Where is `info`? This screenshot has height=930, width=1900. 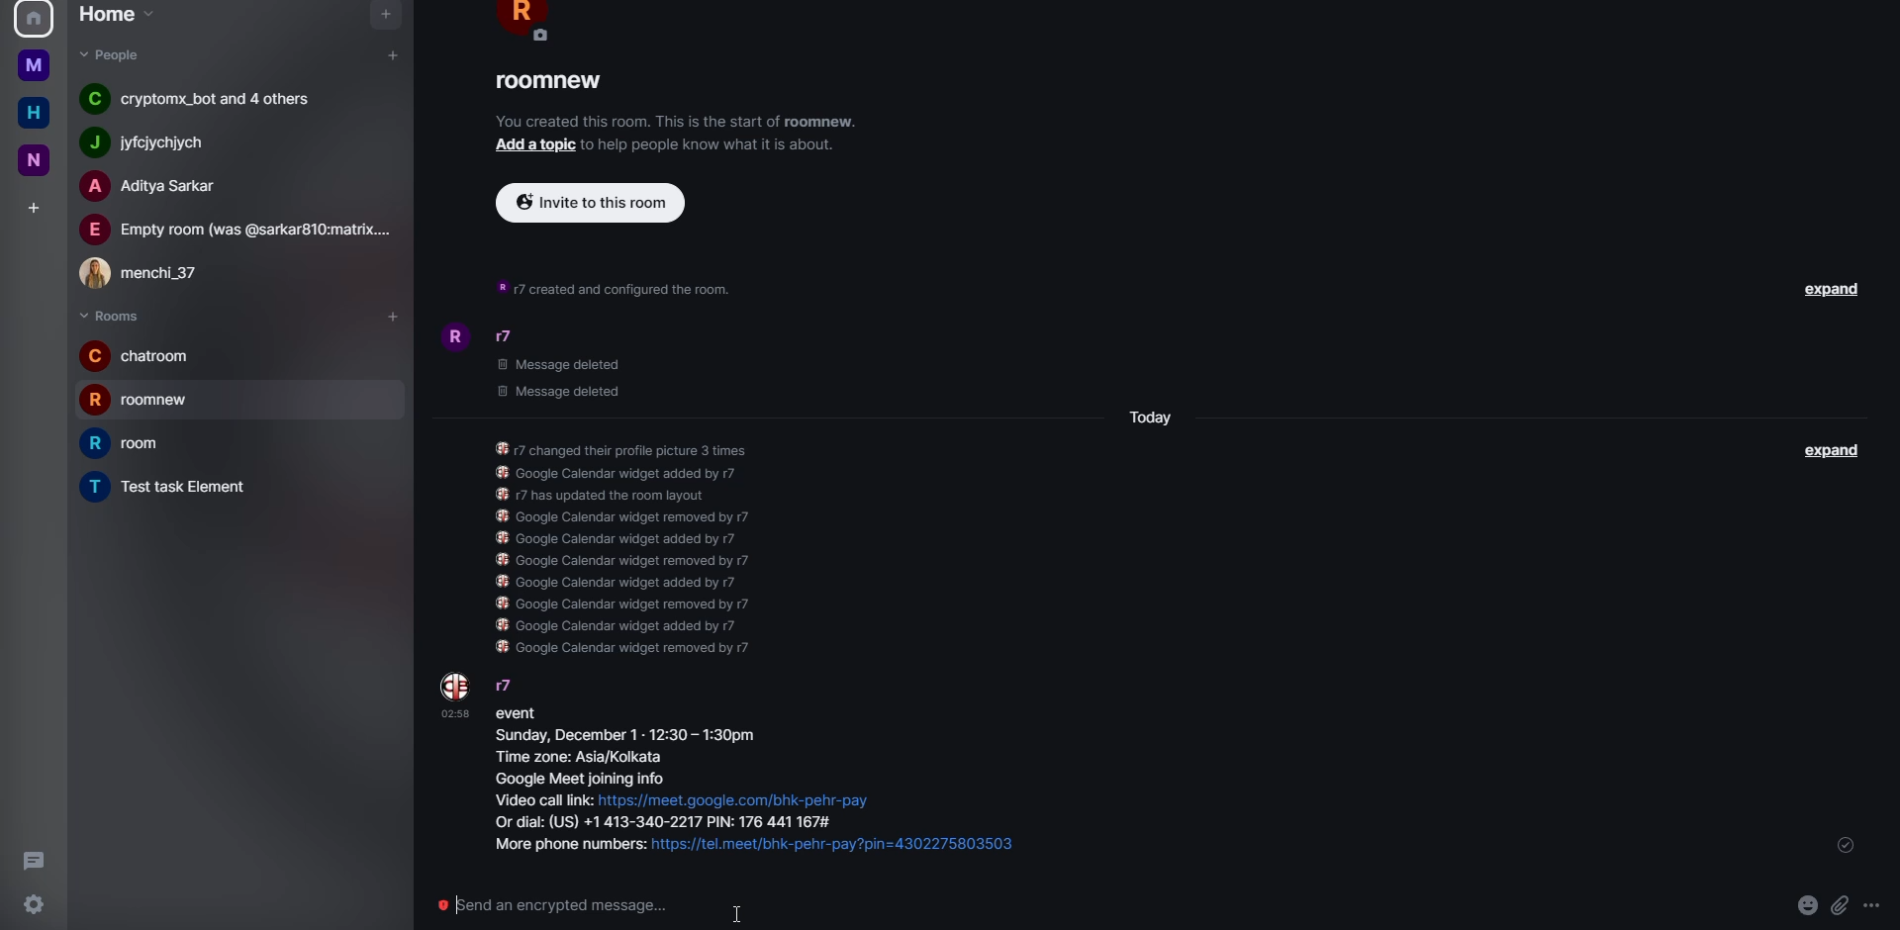 info is located at coordinates (626, 541).